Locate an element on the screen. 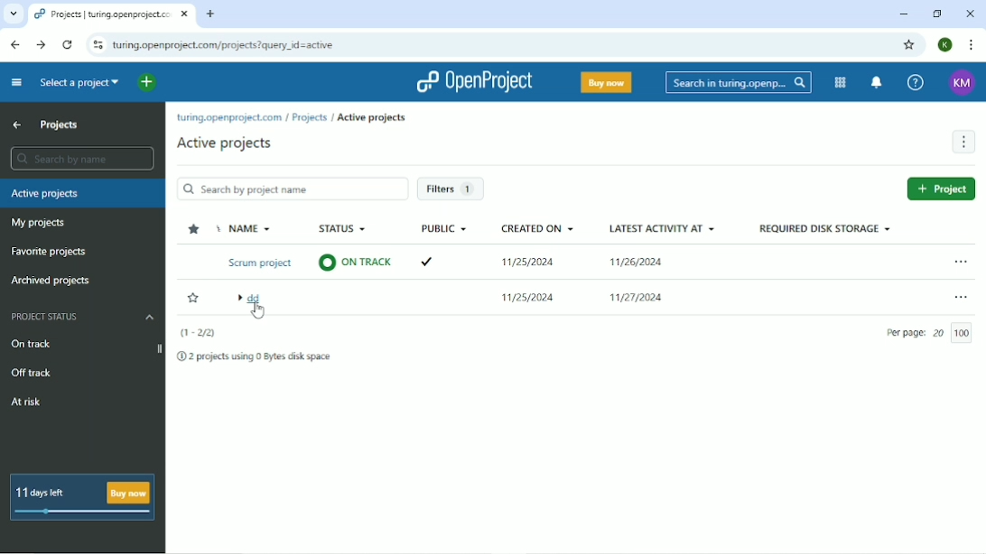 Image resolution: width=986 pixels, height=554 pixels. 11/25/2024 is located at coordinates (533, 262).